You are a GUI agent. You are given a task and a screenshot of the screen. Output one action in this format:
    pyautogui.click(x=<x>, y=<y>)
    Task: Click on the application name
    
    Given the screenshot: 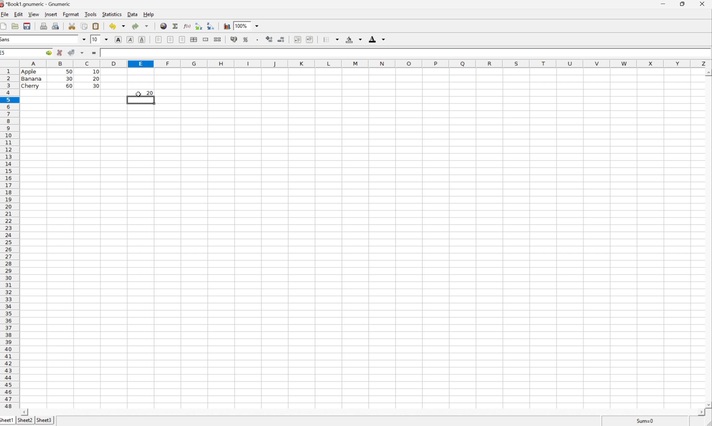 What is the action you would take?
    pyautogui.click(x=36, y=4)
    